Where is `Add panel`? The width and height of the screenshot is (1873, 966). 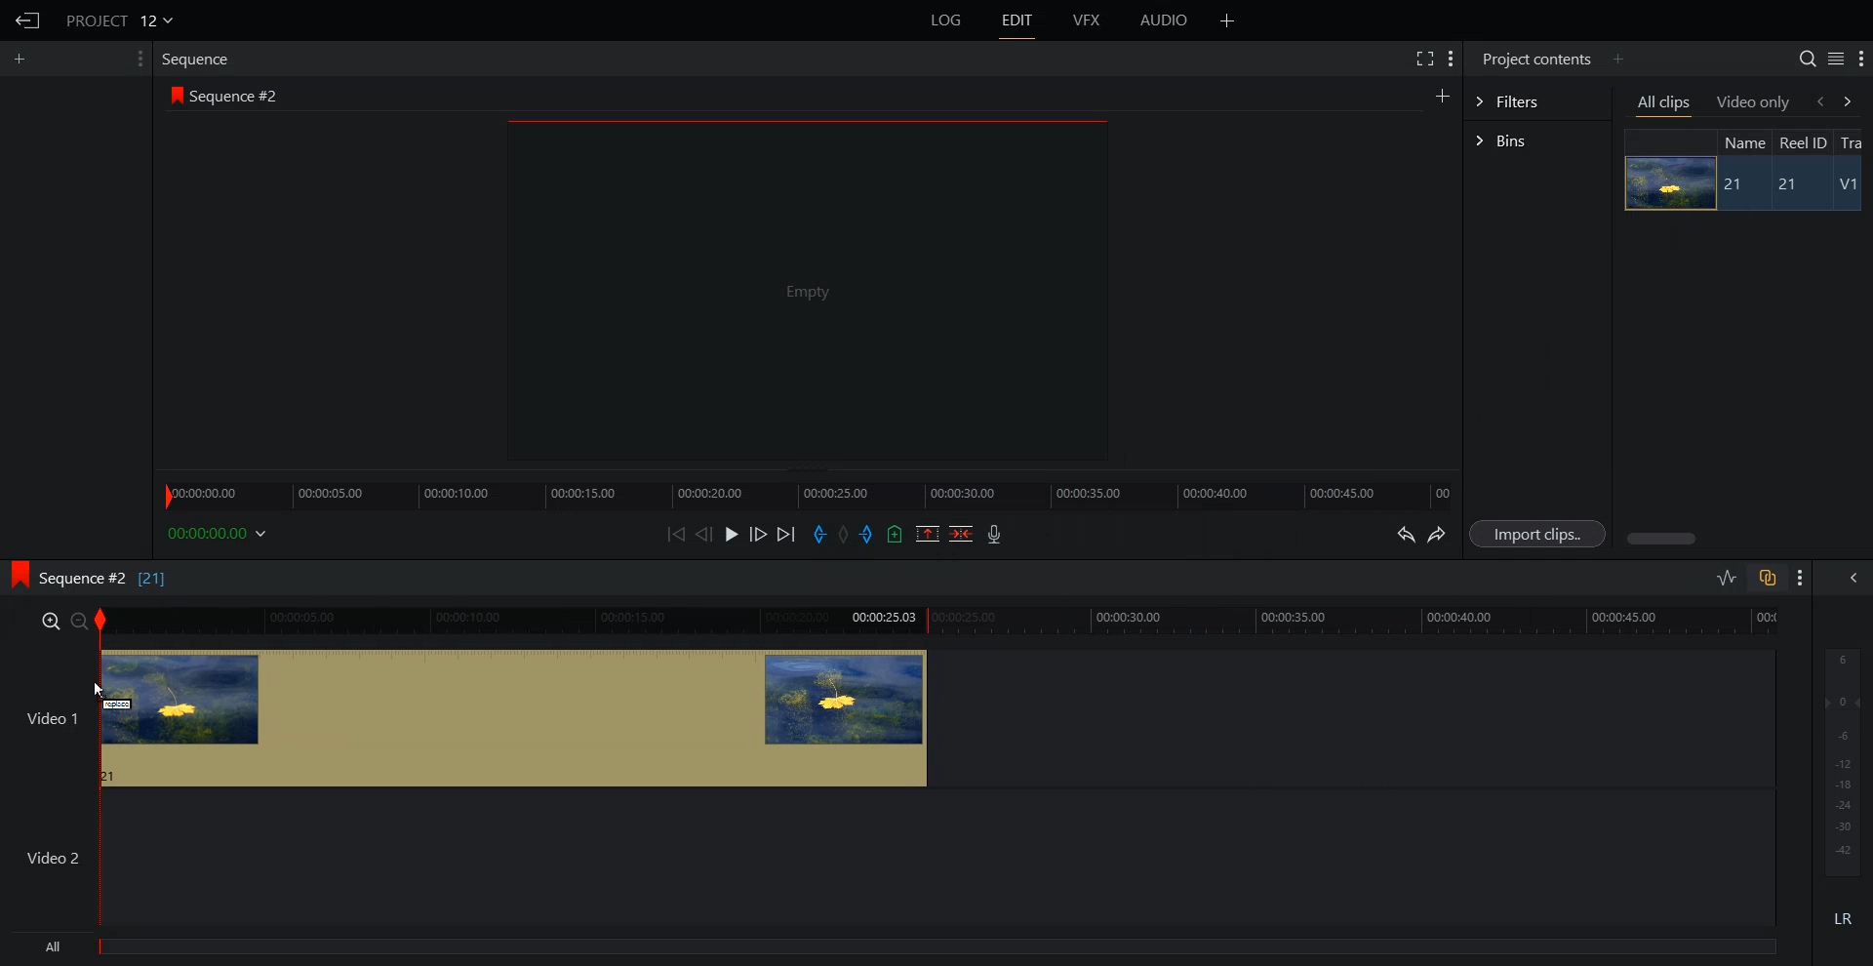 Add panel is located at coordinates (1227, 20).